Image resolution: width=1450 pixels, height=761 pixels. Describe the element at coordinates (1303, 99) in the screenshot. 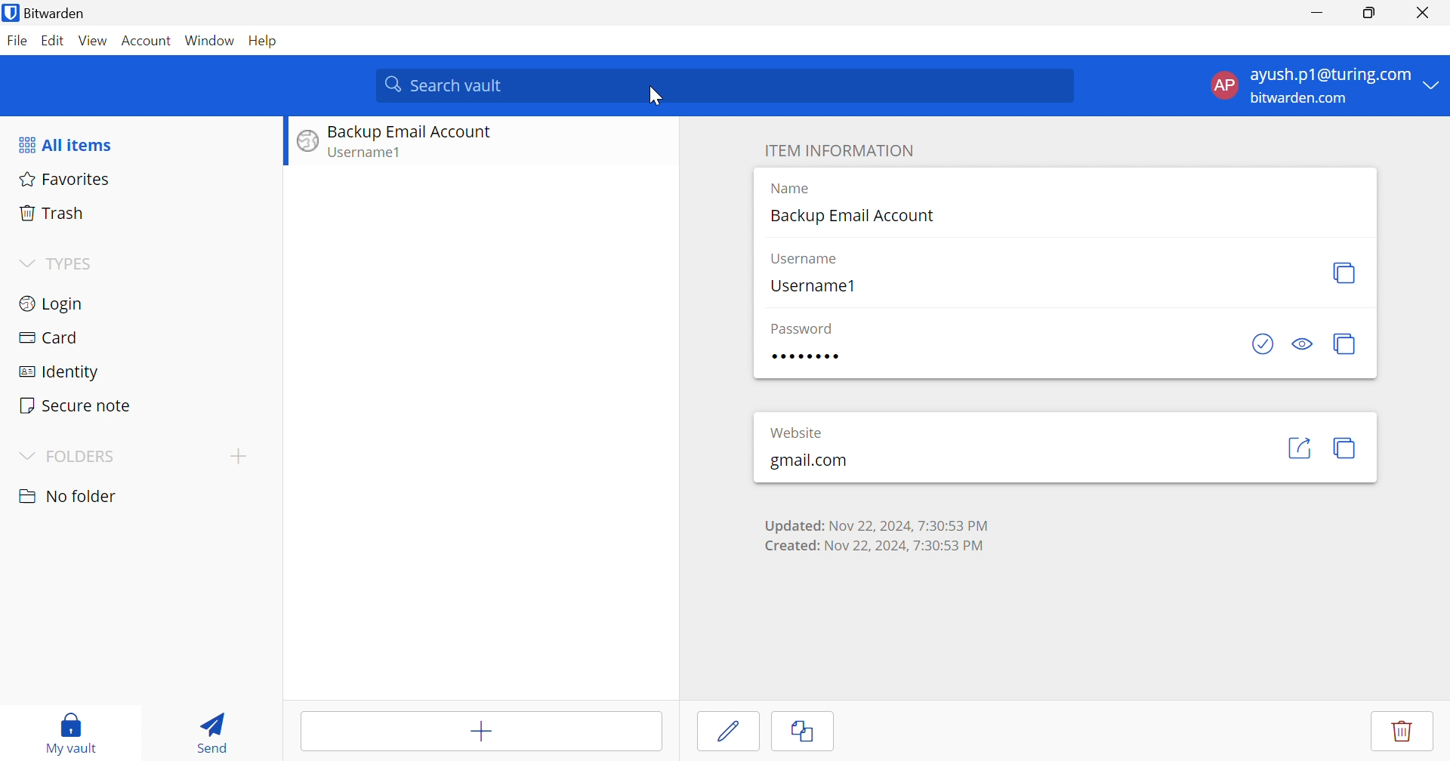

I see `bitwarden.com` at that location.